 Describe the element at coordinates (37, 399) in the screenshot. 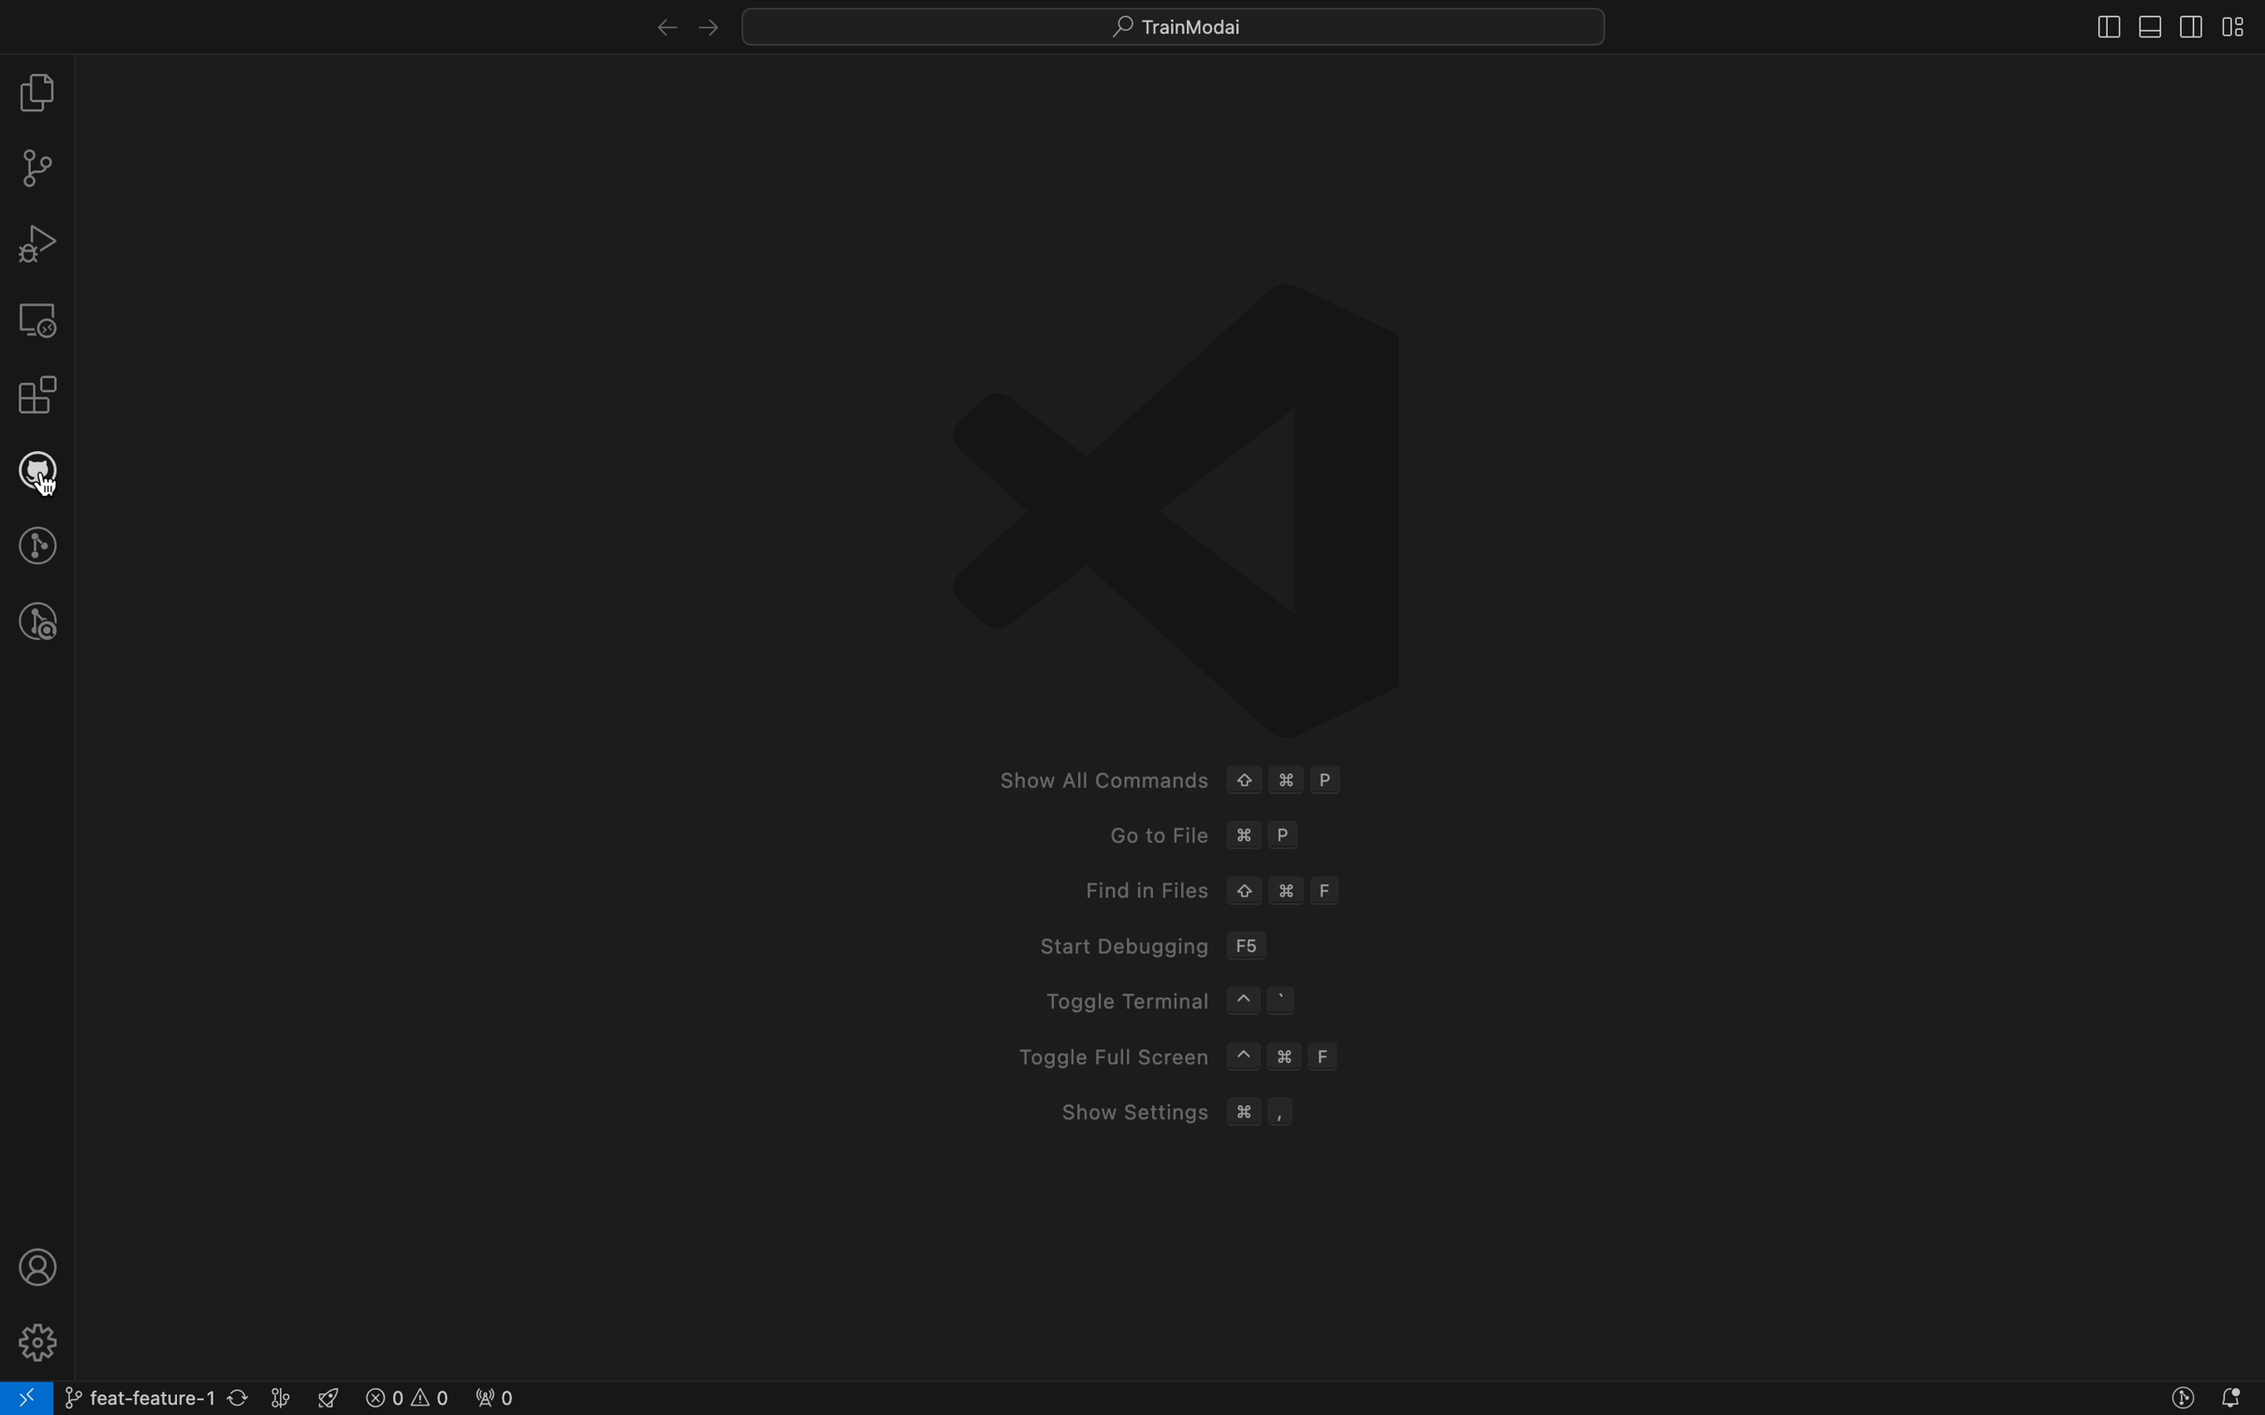

I see `Extensions` at that location.